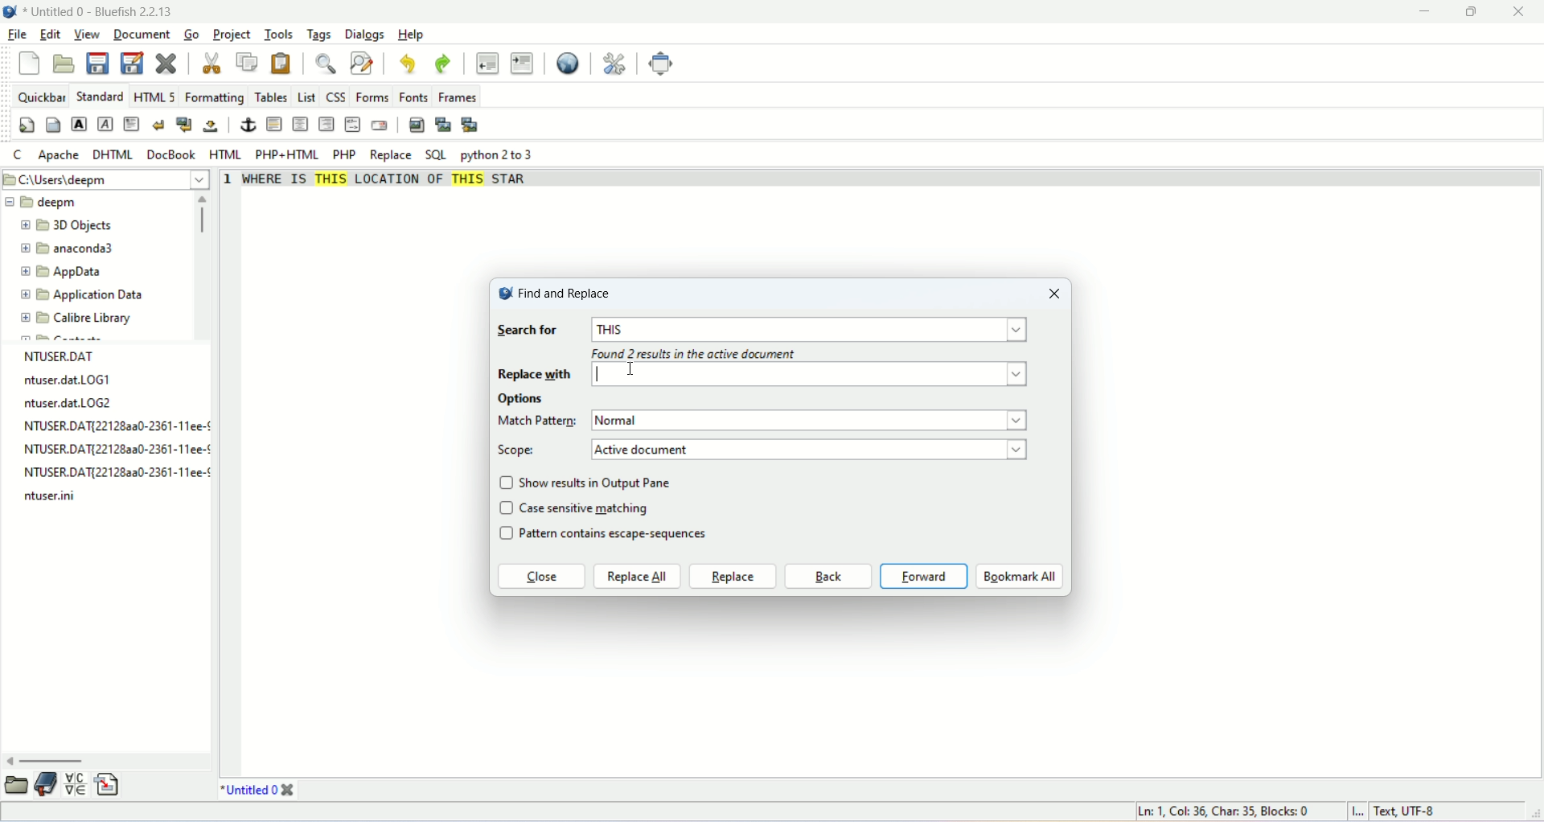 Image resolution: width=1544 pixels, height=822 pixels. Describe the element at coordinates (81, 295) in the screenshot. I see `Application Data` at that location.